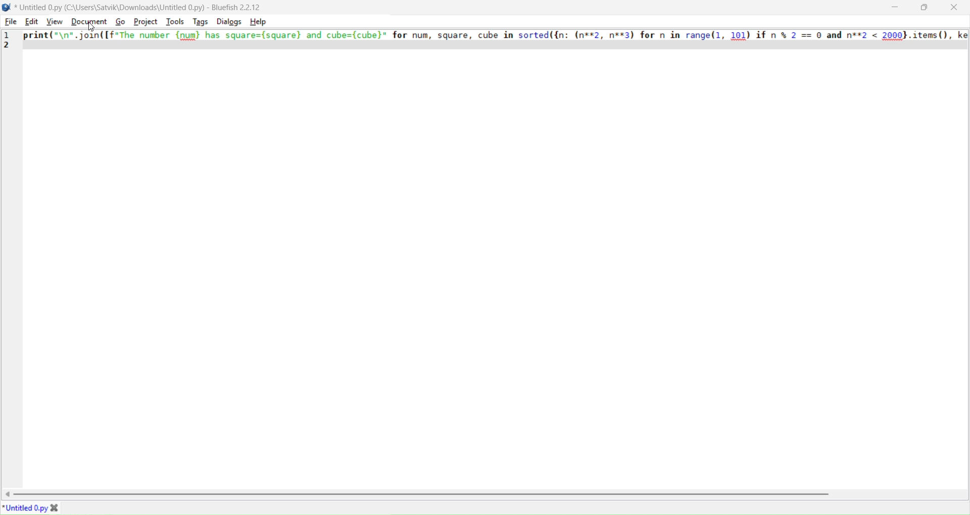 The height and width of the screenshot is (515, 970). I want to click on help, so click(259, 22).